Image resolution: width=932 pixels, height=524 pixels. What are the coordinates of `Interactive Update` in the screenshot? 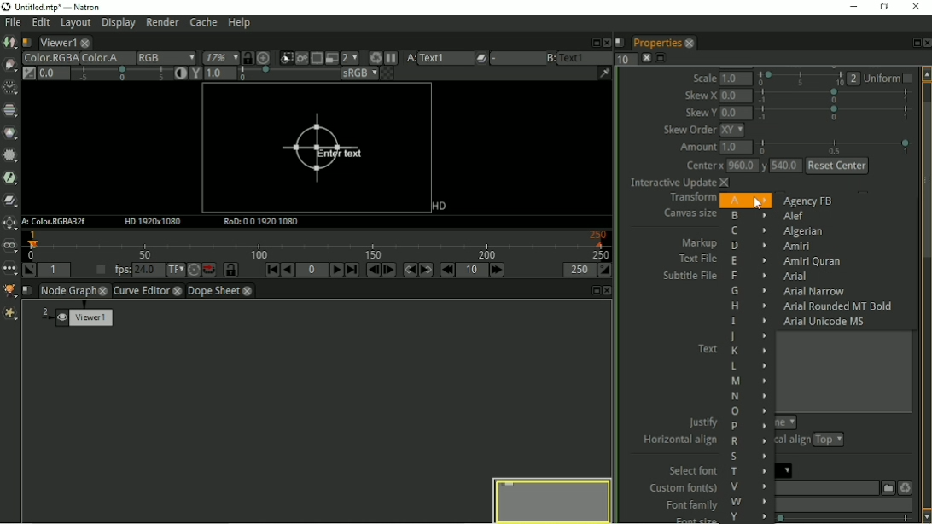 It's located at (678, 183).